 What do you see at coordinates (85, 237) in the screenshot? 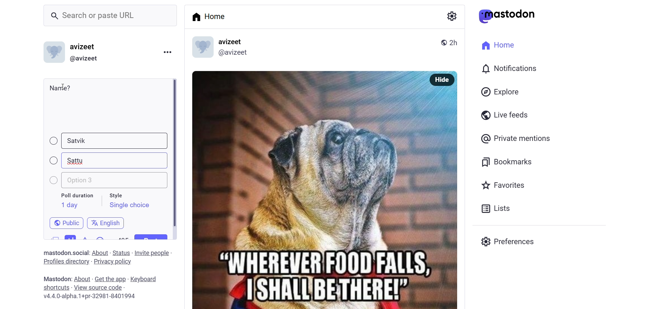
I see `content warning` at bounding box center [85, 237].